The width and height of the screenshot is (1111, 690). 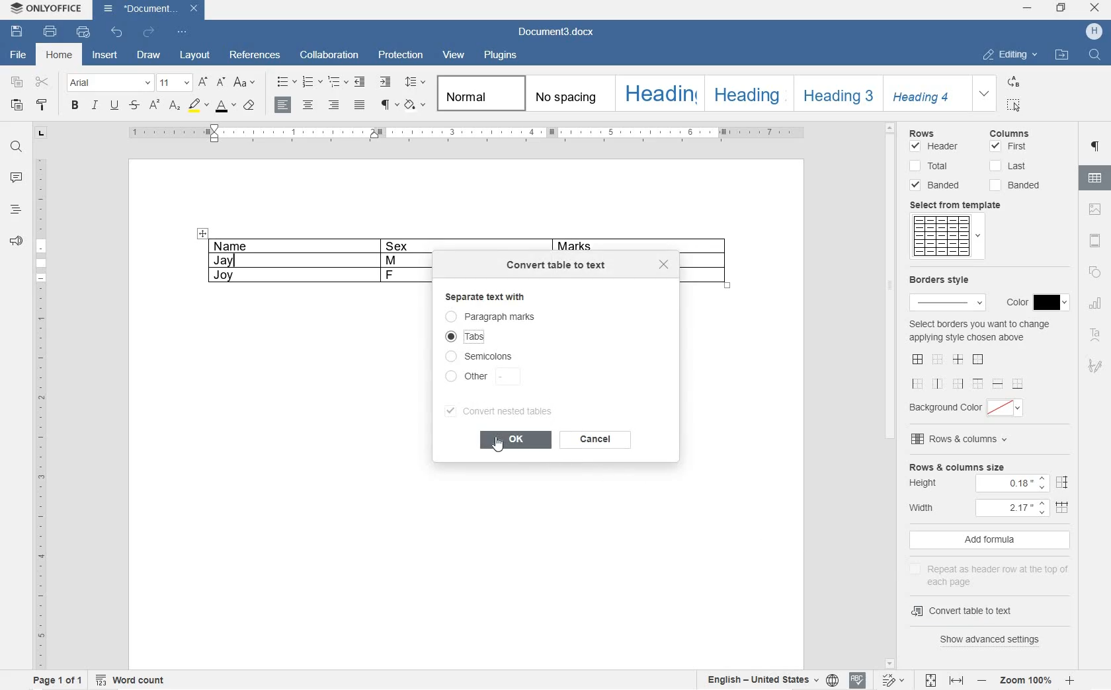 I want to click on set outer border an all inner lines, so click(x=917, y=358).